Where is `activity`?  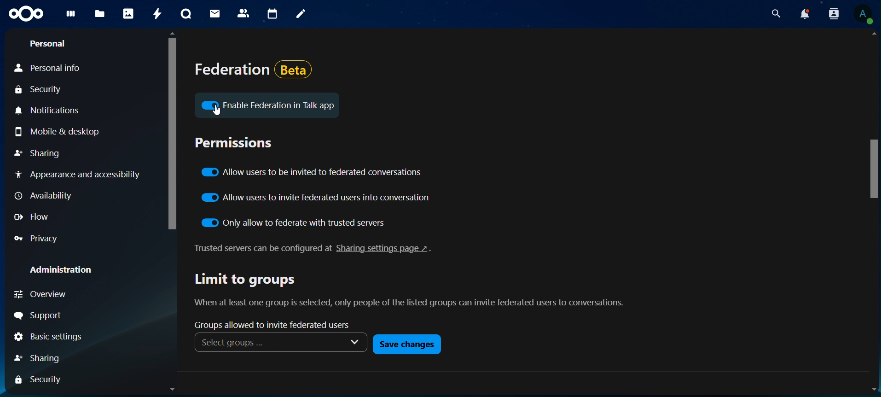
activity is located at coordinates (157, 13).